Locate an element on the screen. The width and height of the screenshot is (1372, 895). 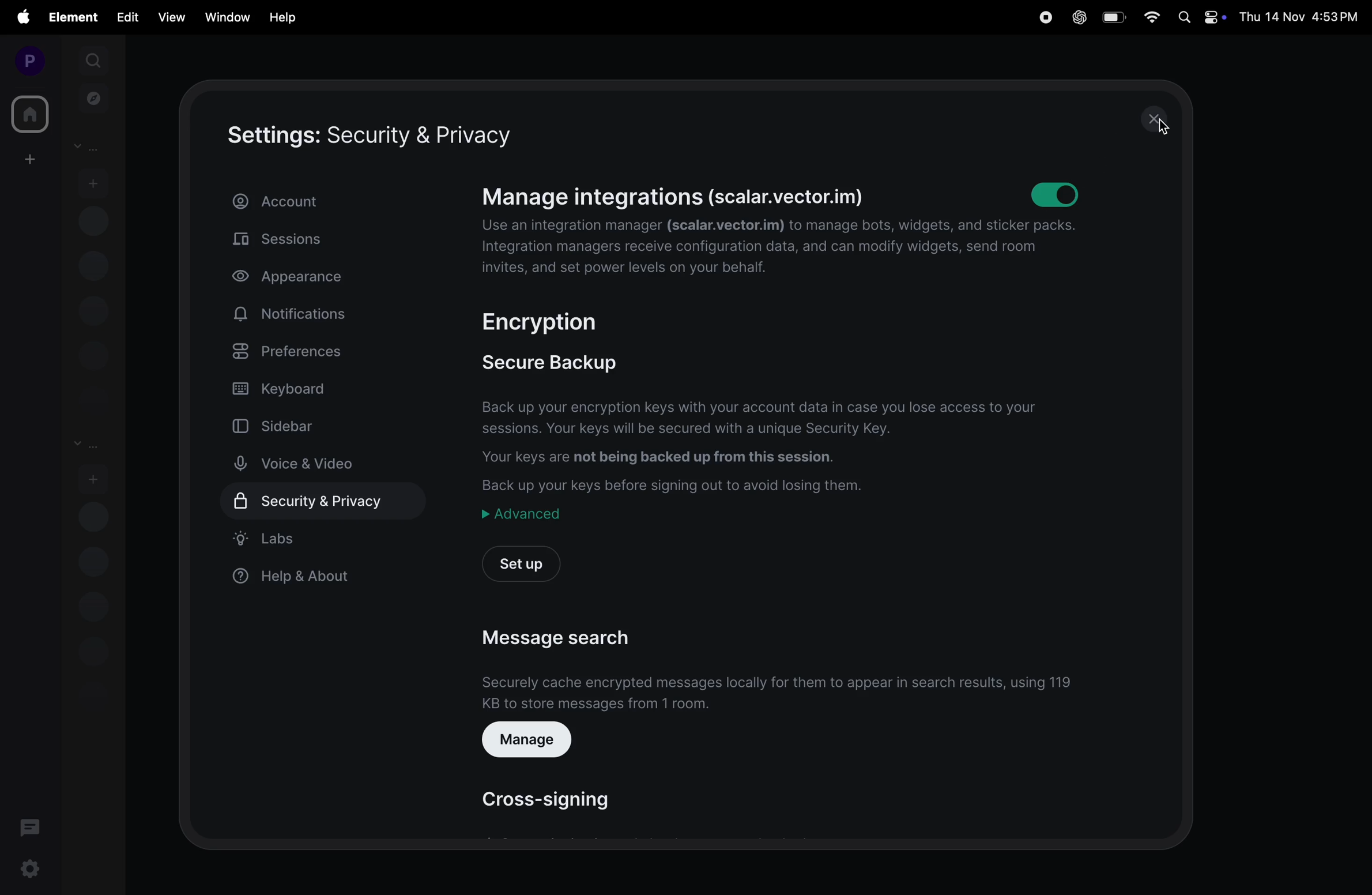
preferences is located at coordinates (283, 354).